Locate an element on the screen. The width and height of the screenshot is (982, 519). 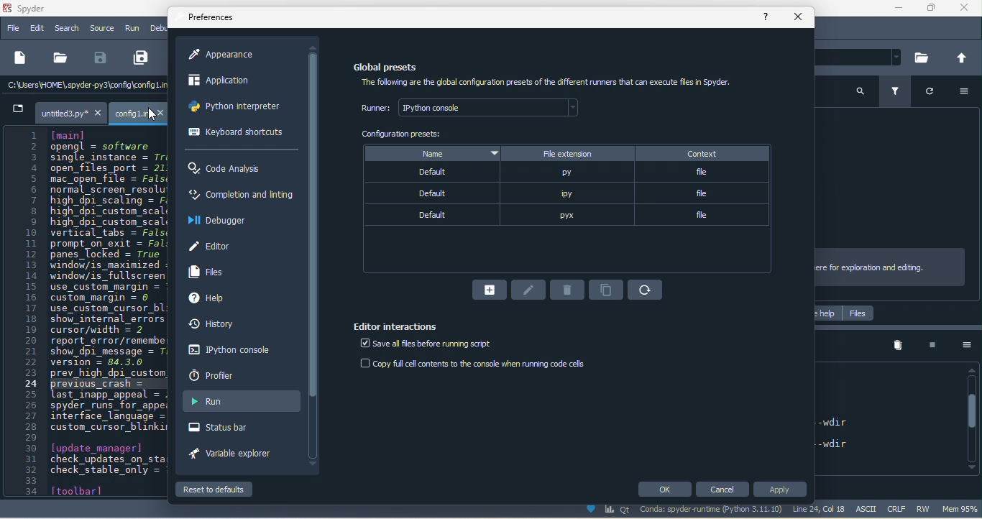
close is located at coordinates (797, 18).